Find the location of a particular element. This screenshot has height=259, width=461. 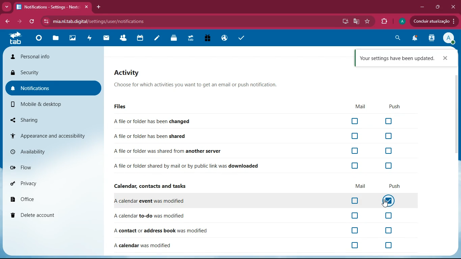

off is located at coordinates (390, 201).